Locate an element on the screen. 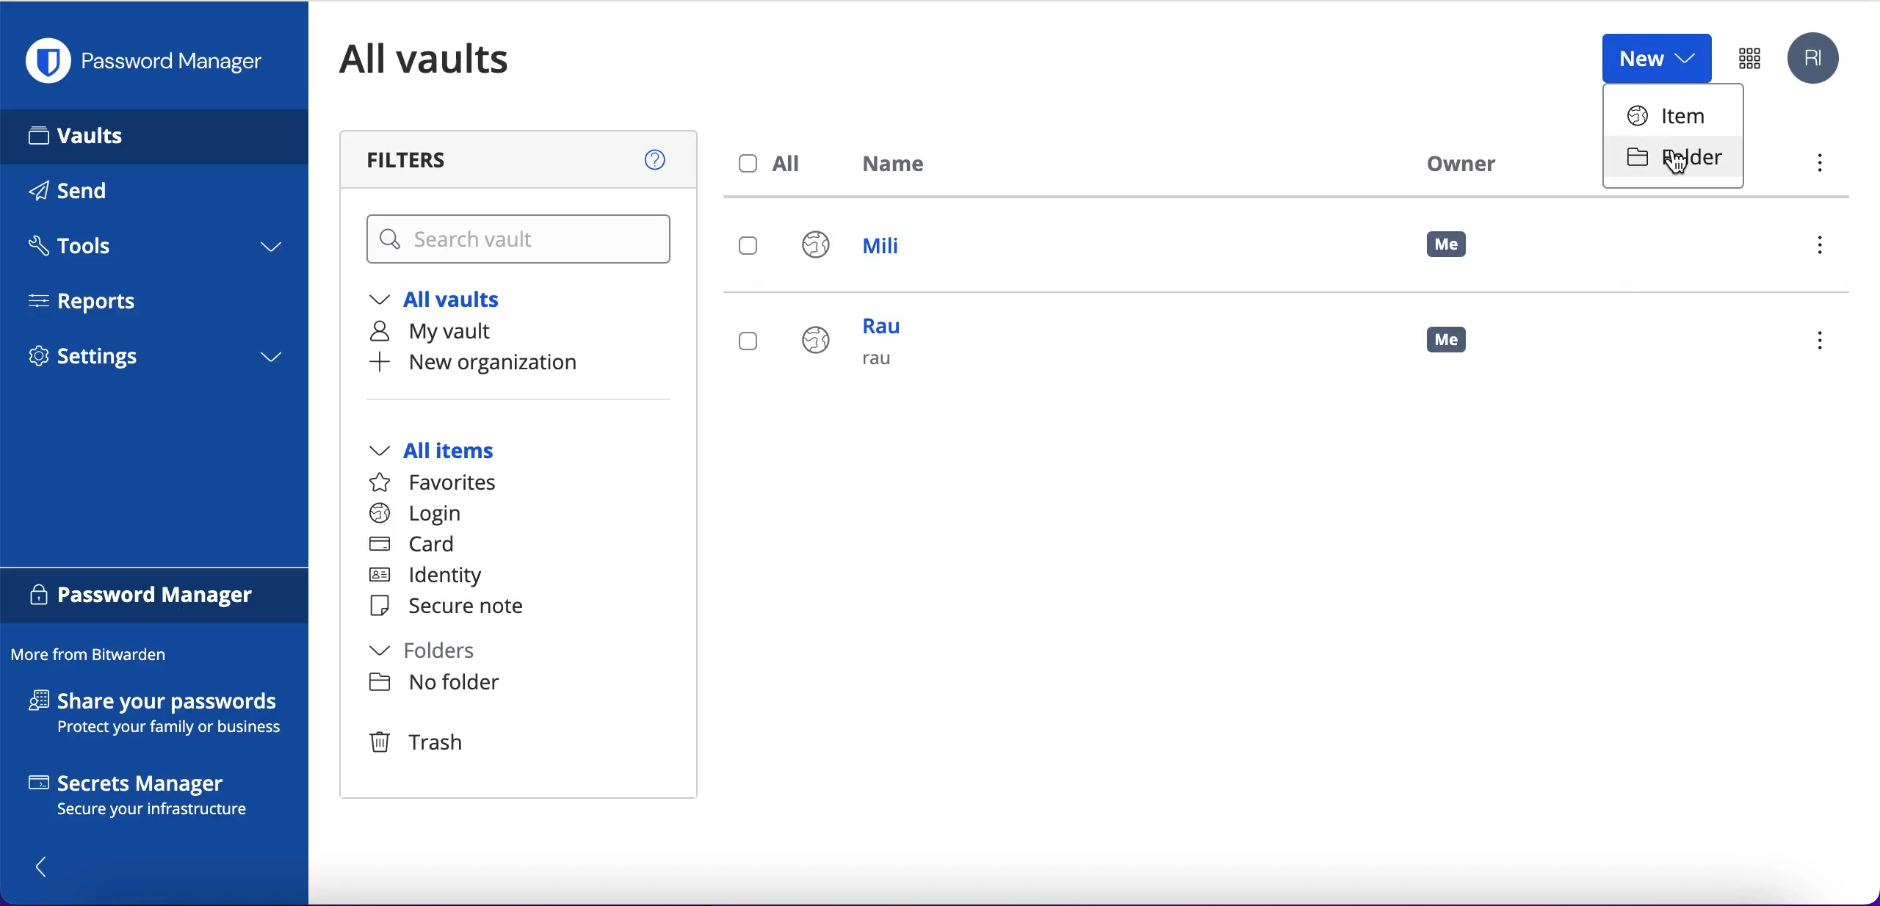  folder is located at coordinates (1672, 159).